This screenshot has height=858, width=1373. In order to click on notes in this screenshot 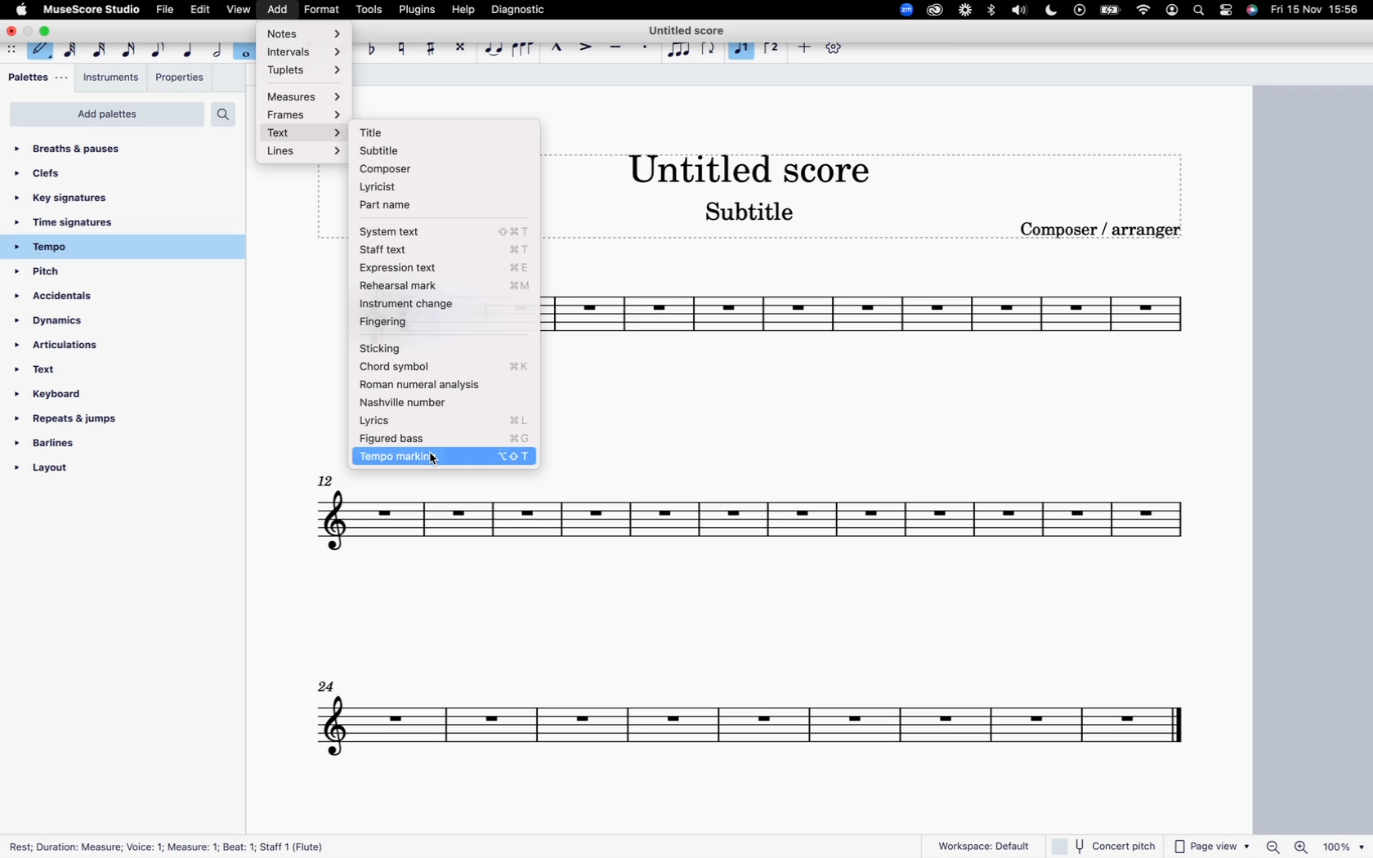, I will do `click(307, 35)`.